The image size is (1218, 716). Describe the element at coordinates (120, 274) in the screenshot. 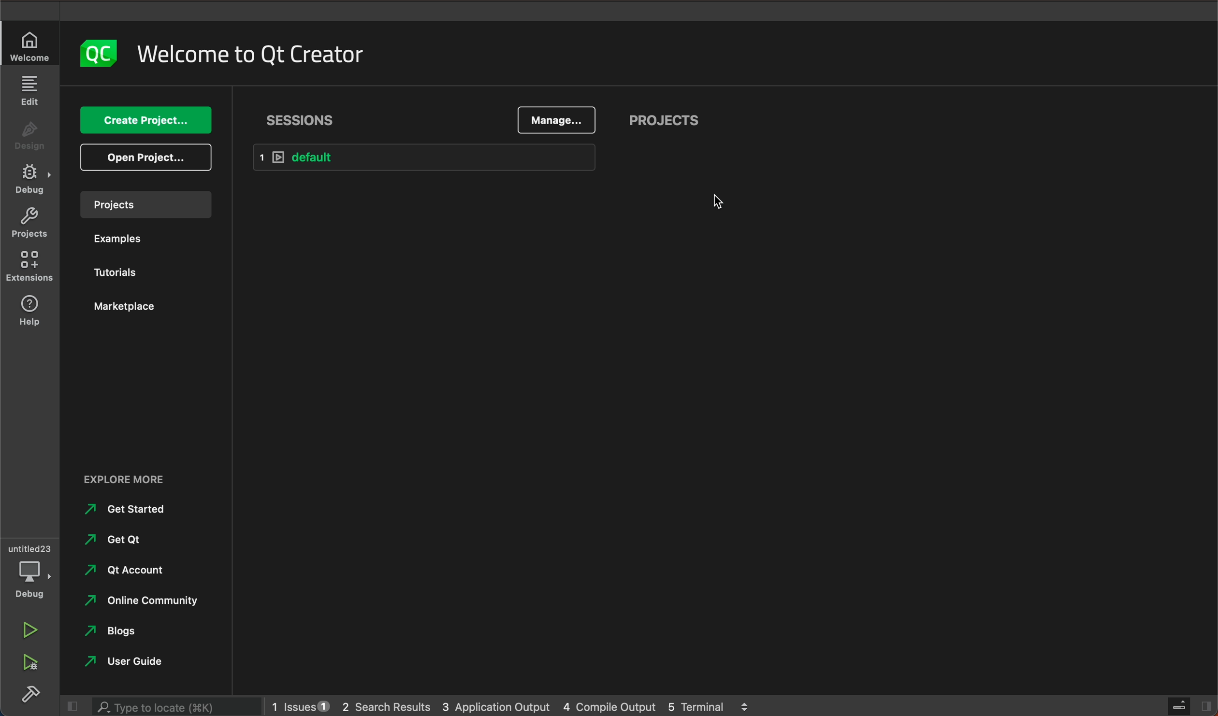

I see `tutorials` at that location.